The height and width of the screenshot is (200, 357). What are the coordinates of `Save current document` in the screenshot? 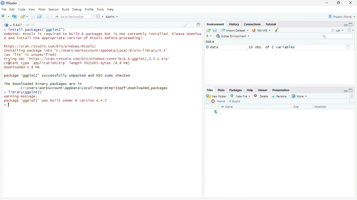 It's located at (33, 16).